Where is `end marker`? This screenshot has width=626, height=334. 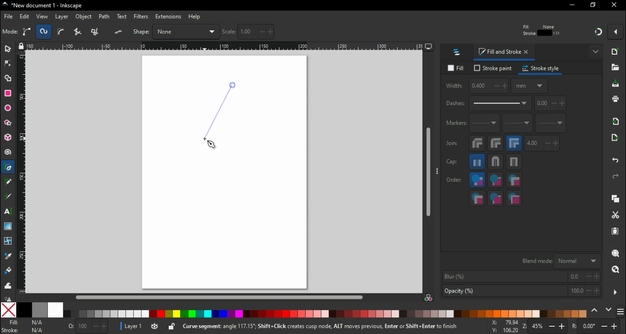
end marker is located at coordinates (552, 125).